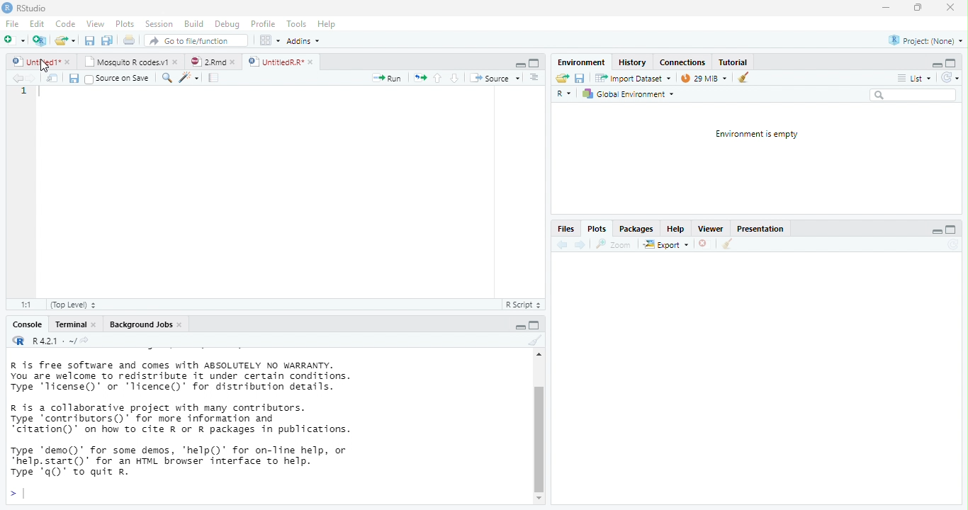 This screenshot has width=968, height=510. I want to click on search, so click(913, 95).